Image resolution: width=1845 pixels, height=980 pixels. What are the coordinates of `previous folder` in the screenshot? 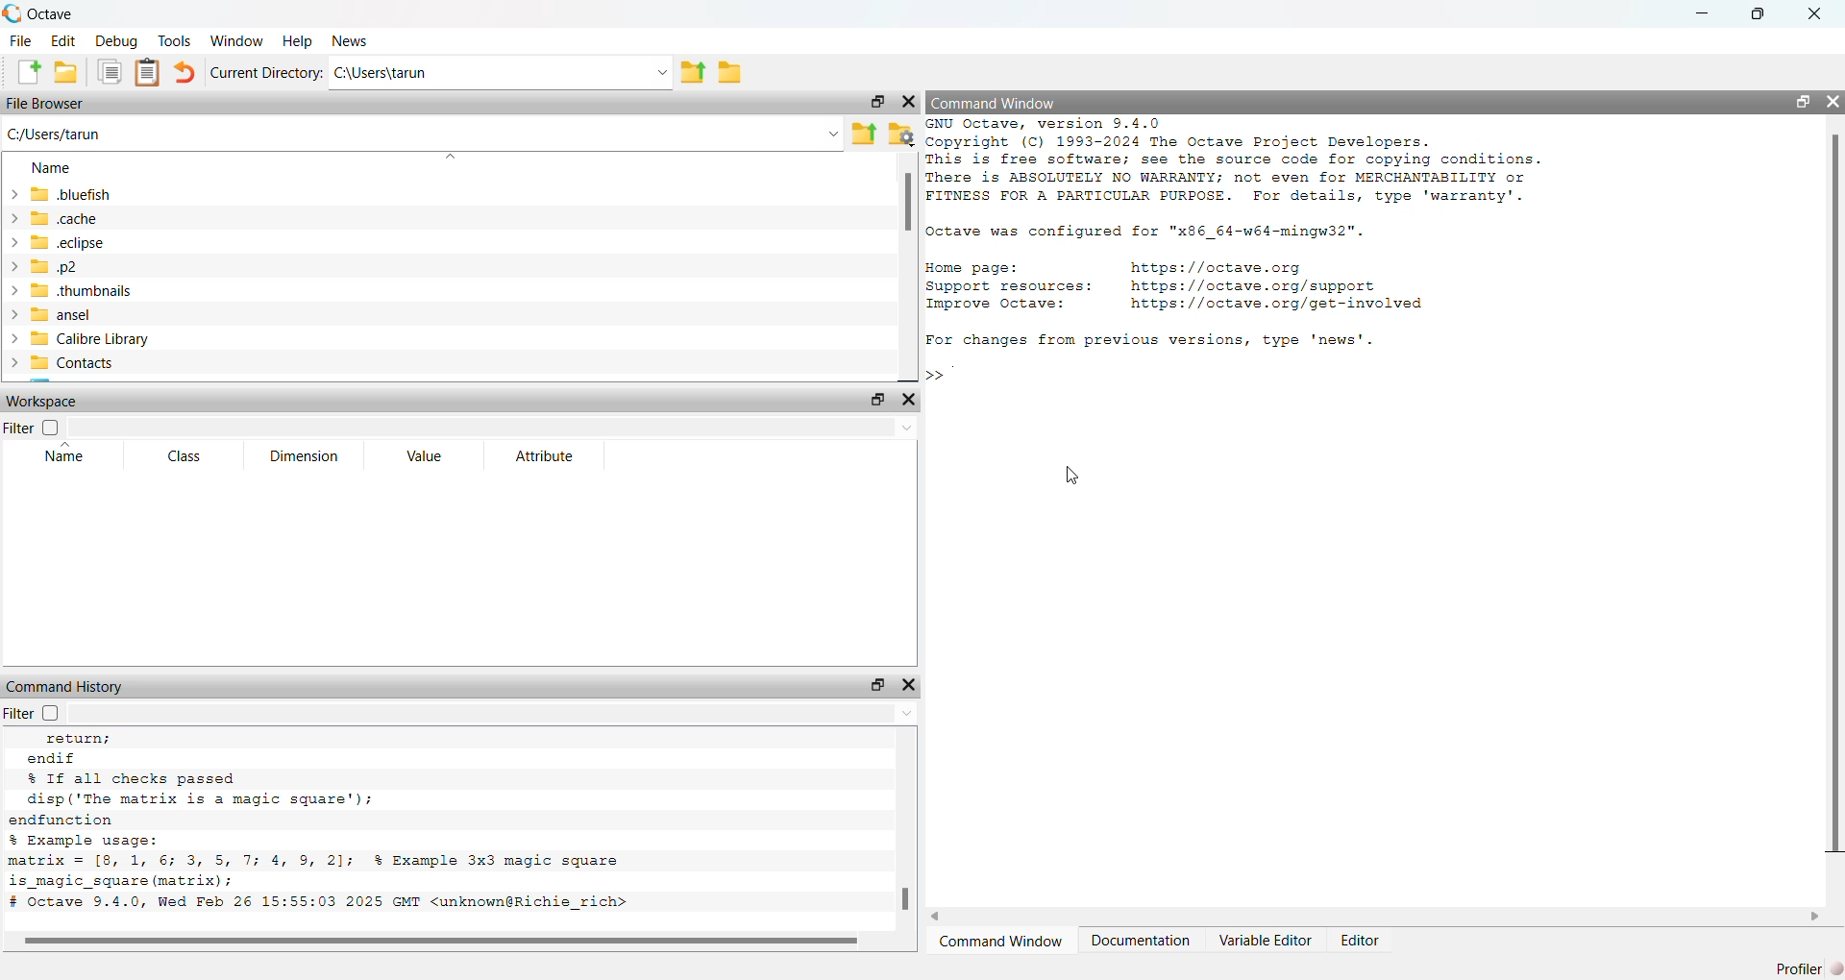 It's located at (692, 74).